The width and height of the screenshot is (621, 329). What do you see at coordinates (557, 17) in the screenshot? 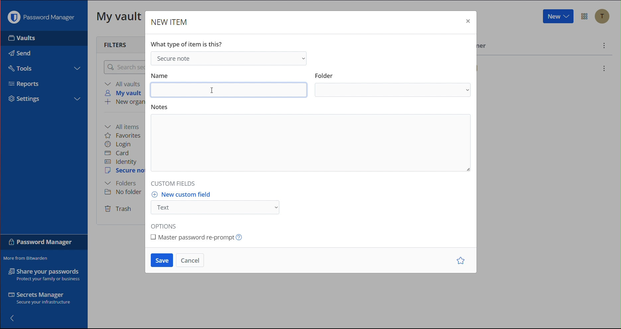
I see `New` at bounding box center [557, 17].